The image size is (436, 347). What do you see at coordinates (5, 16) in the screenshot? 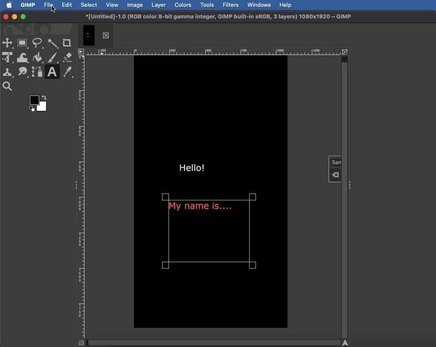
I see `Close` at bounding box center [5, 16].